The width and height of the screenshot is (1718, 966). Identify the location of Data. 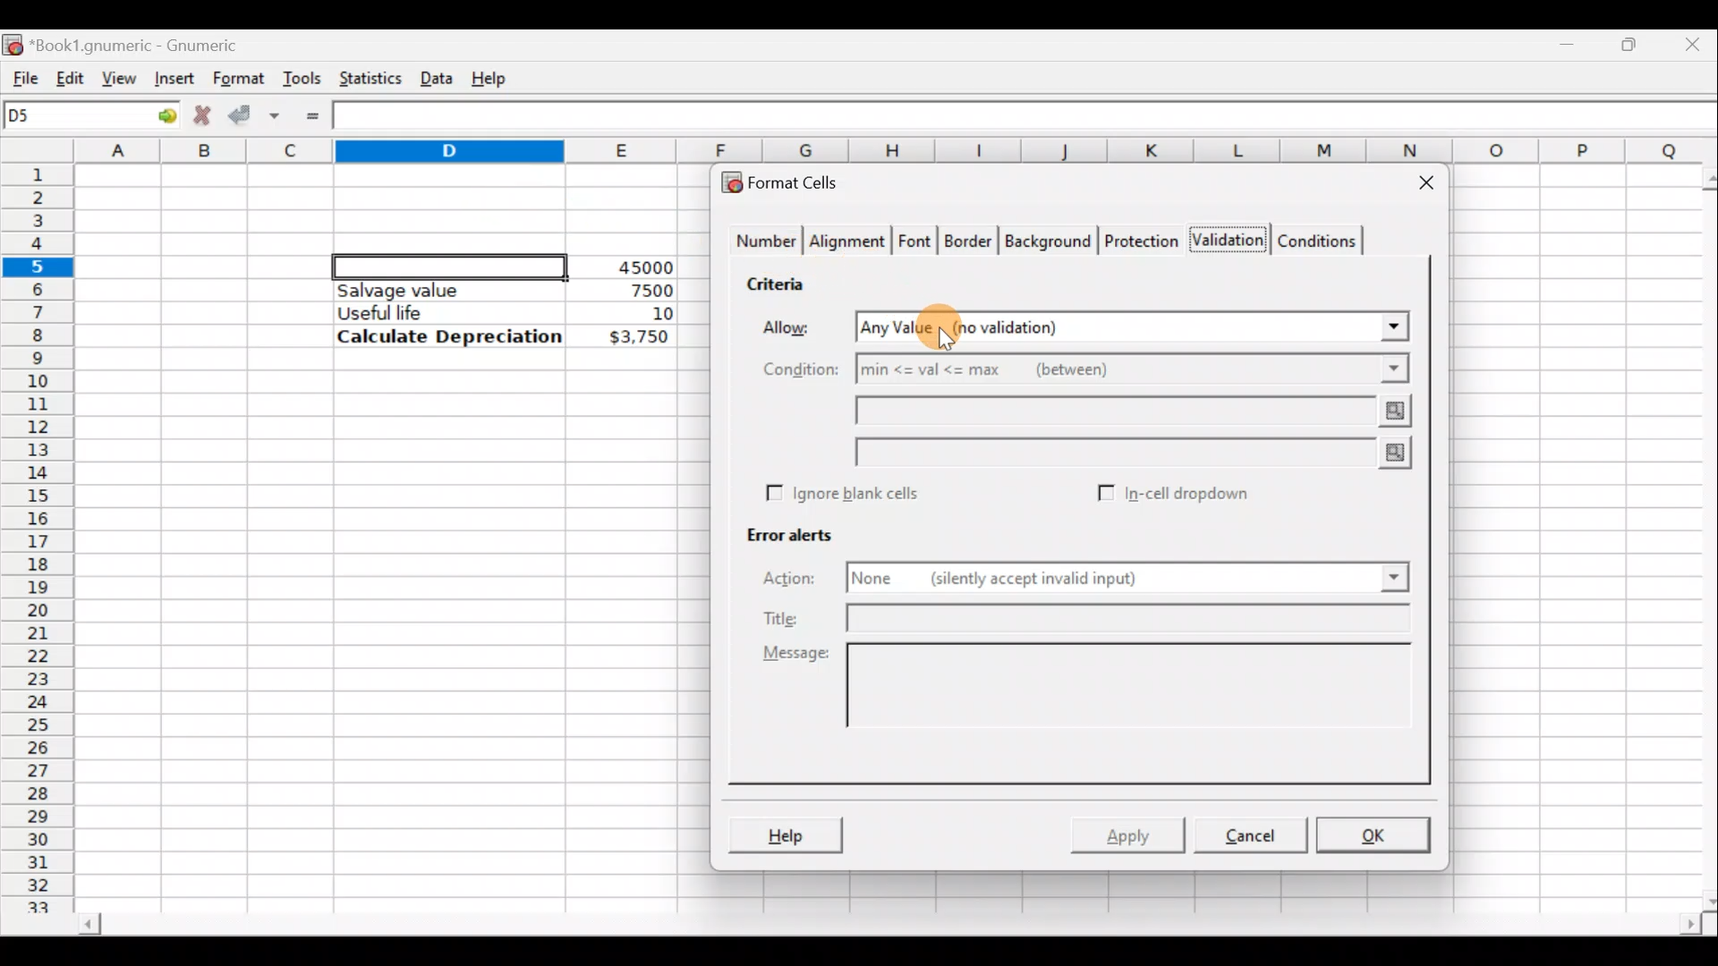
(436, 74).